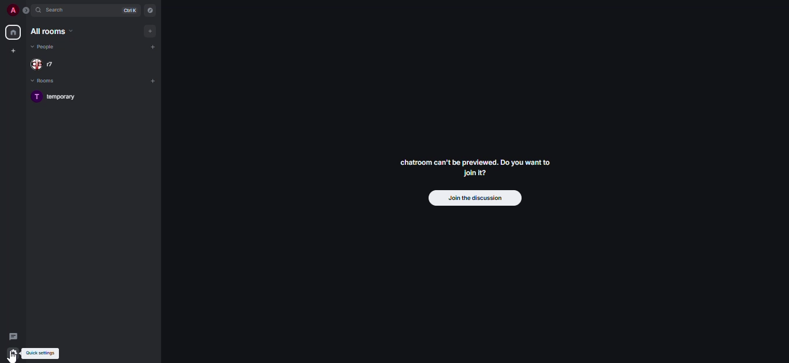  Describe the element at coordinates (13, 32) in the screenshot. I see `home` at that location.